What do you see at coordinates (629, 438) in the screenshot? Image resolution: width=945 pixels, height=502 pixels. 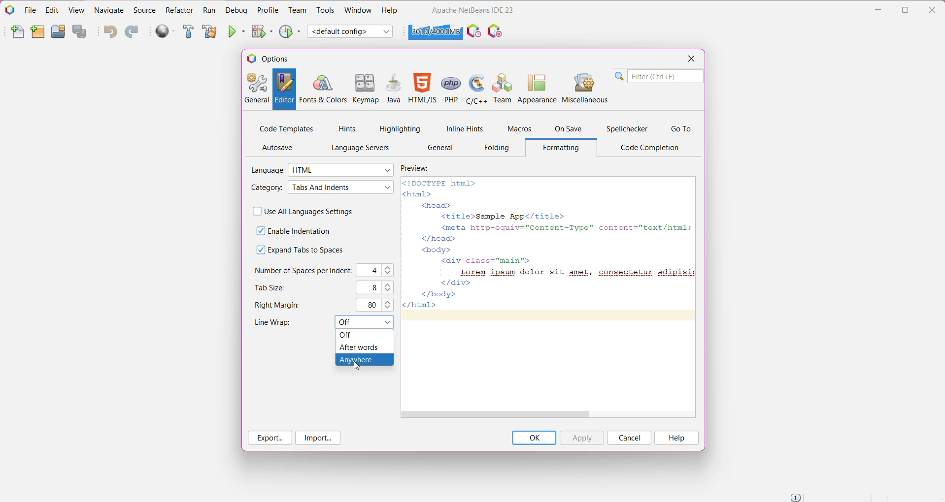 I see `Cancel` at bounding box center [629, 438].